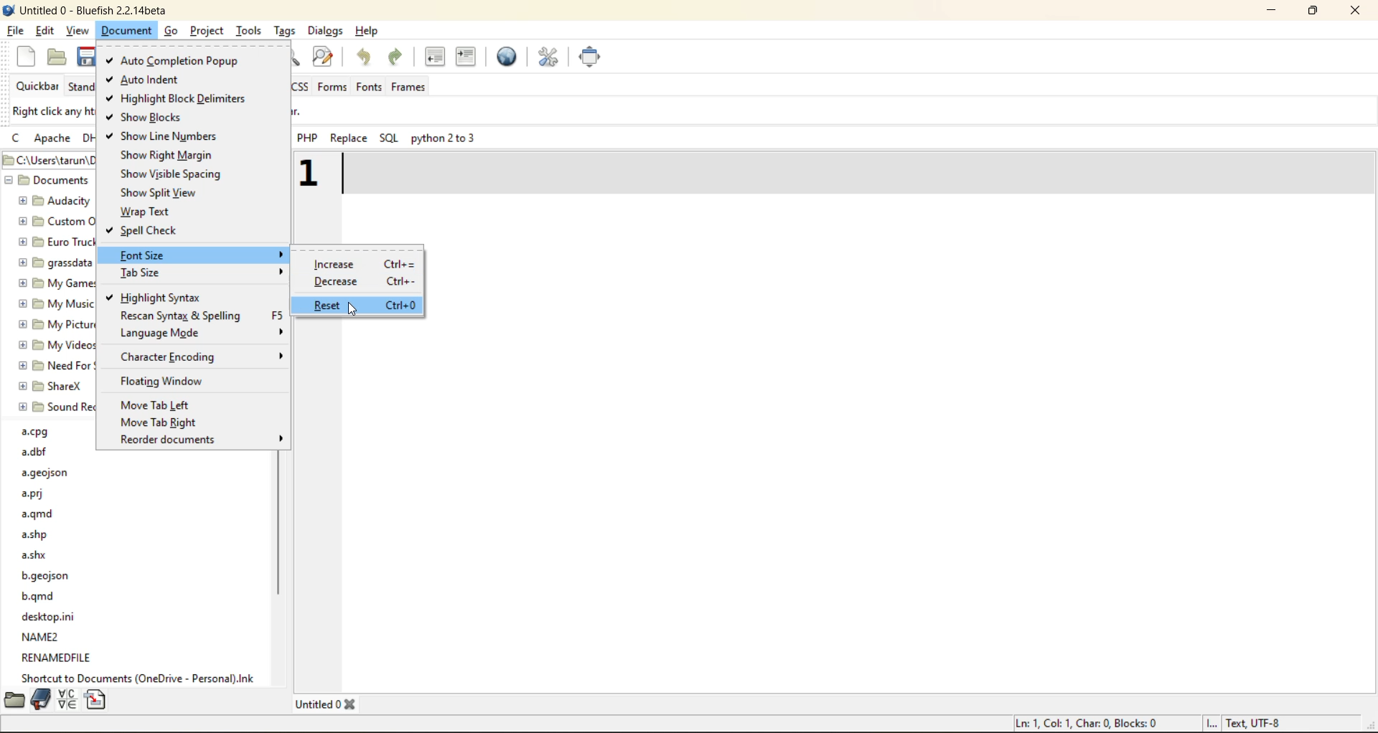 This screenshot has width=1378, height=733. What do you see at coordinates (152, 253) in the screenshot?
I see `font size` at bounding box center [152, 253].